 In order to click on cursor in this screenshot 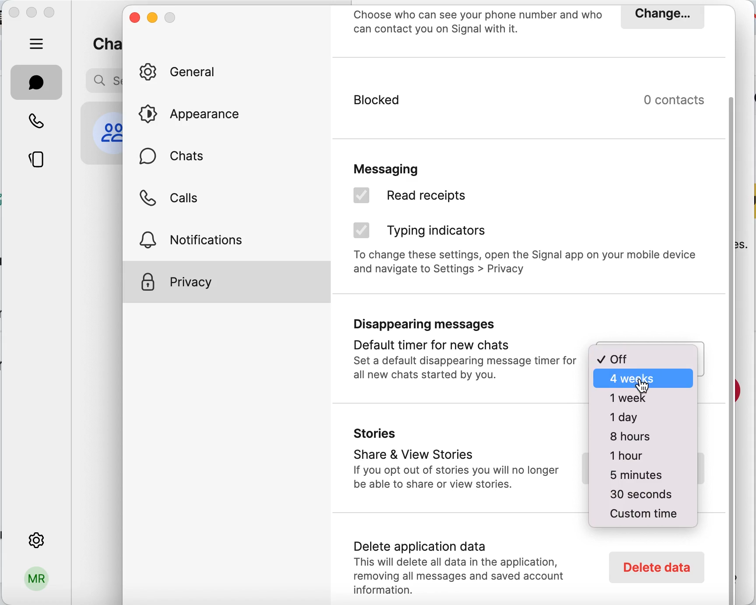, I will do `click(644, 387)`.